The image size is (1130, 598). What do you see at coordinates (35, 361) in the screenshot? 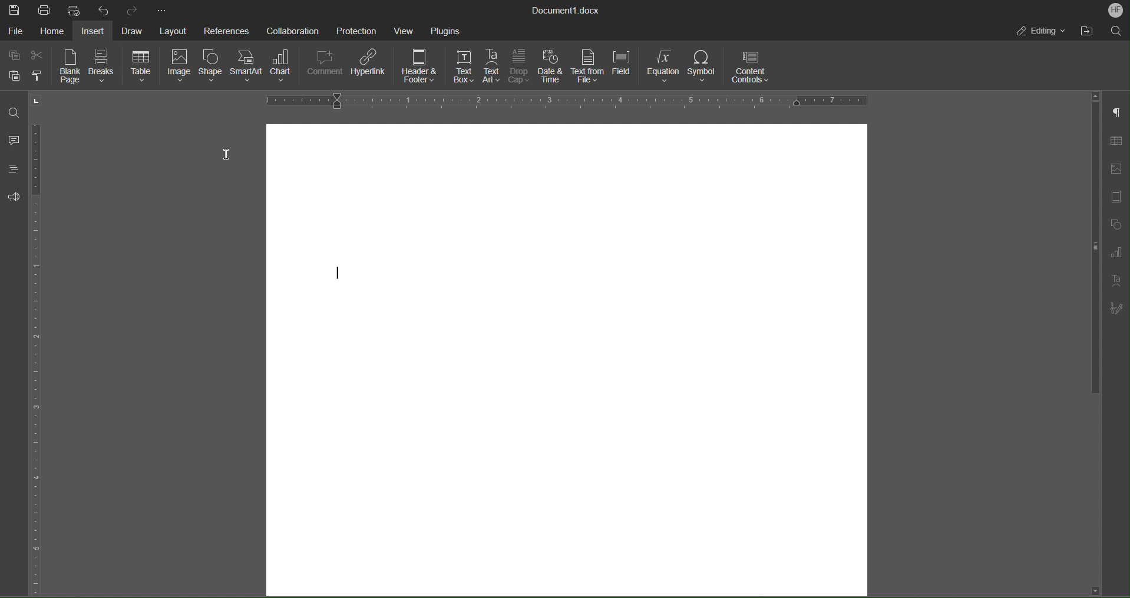
I see `Vertical Color` at bounding box center [35, 361].